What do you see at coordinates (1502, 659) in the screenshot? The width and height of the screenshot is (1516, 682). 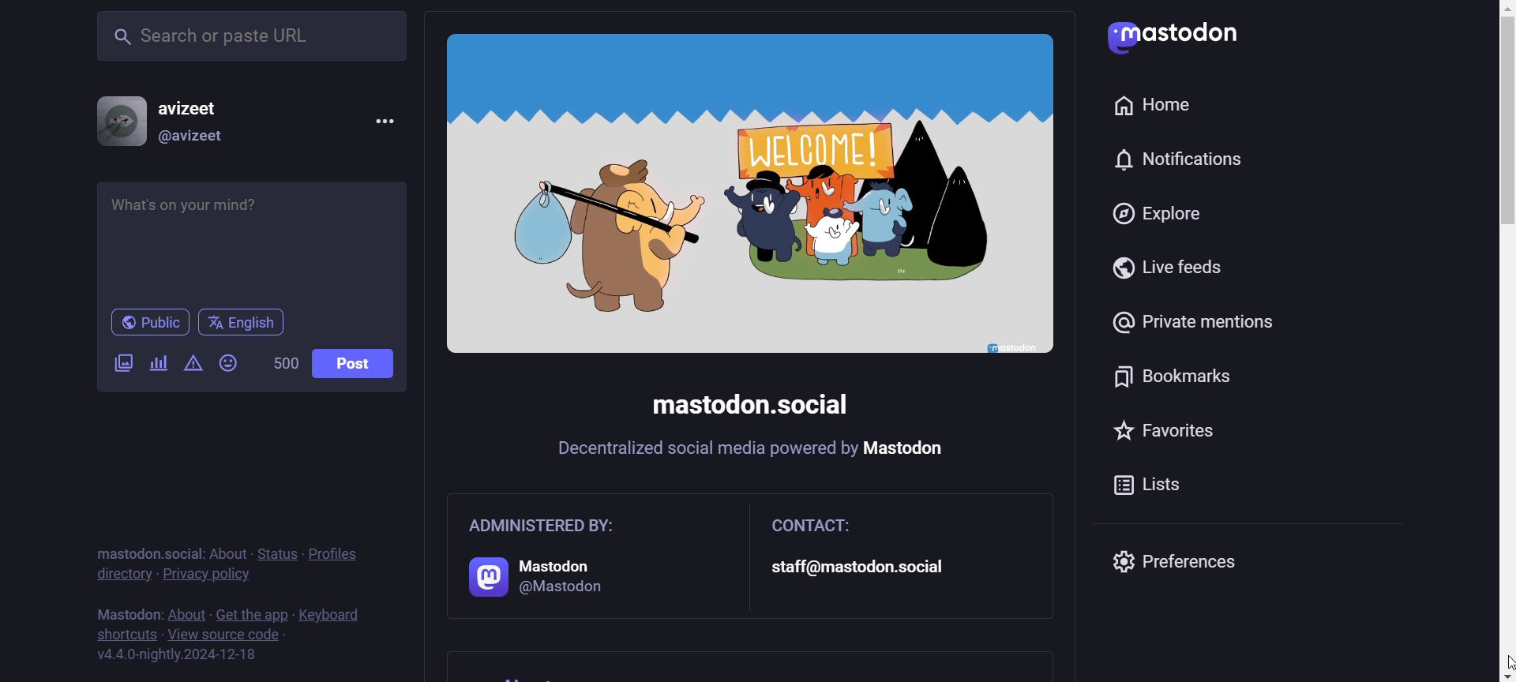 I see `cursor` at bounding box center [1502, 659].